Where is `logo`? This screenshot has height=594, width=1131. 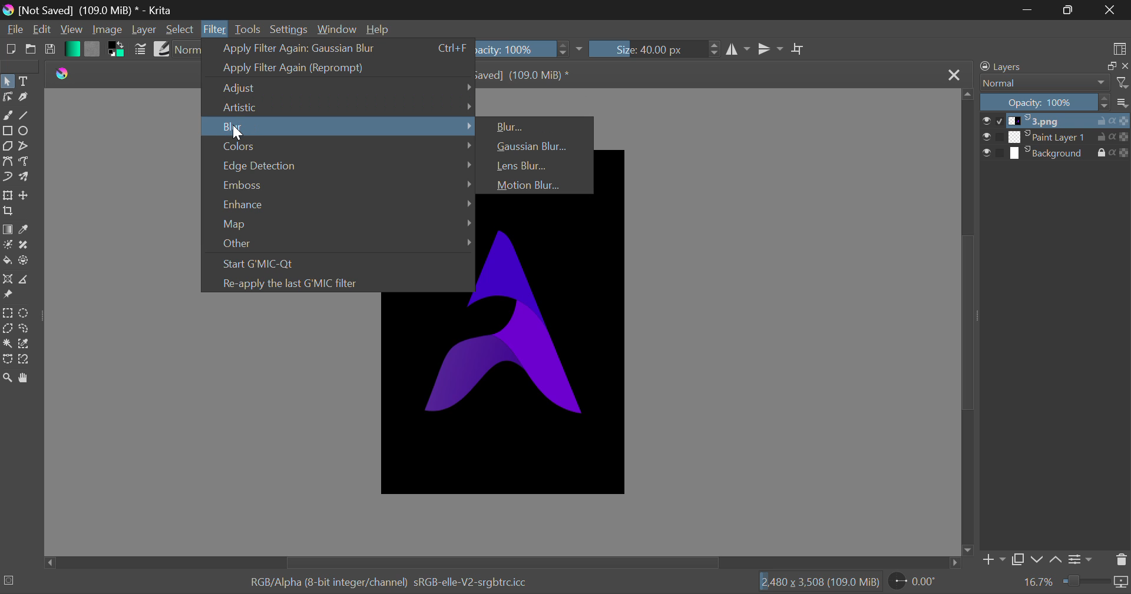
logo is located at coordinates (9, 11).